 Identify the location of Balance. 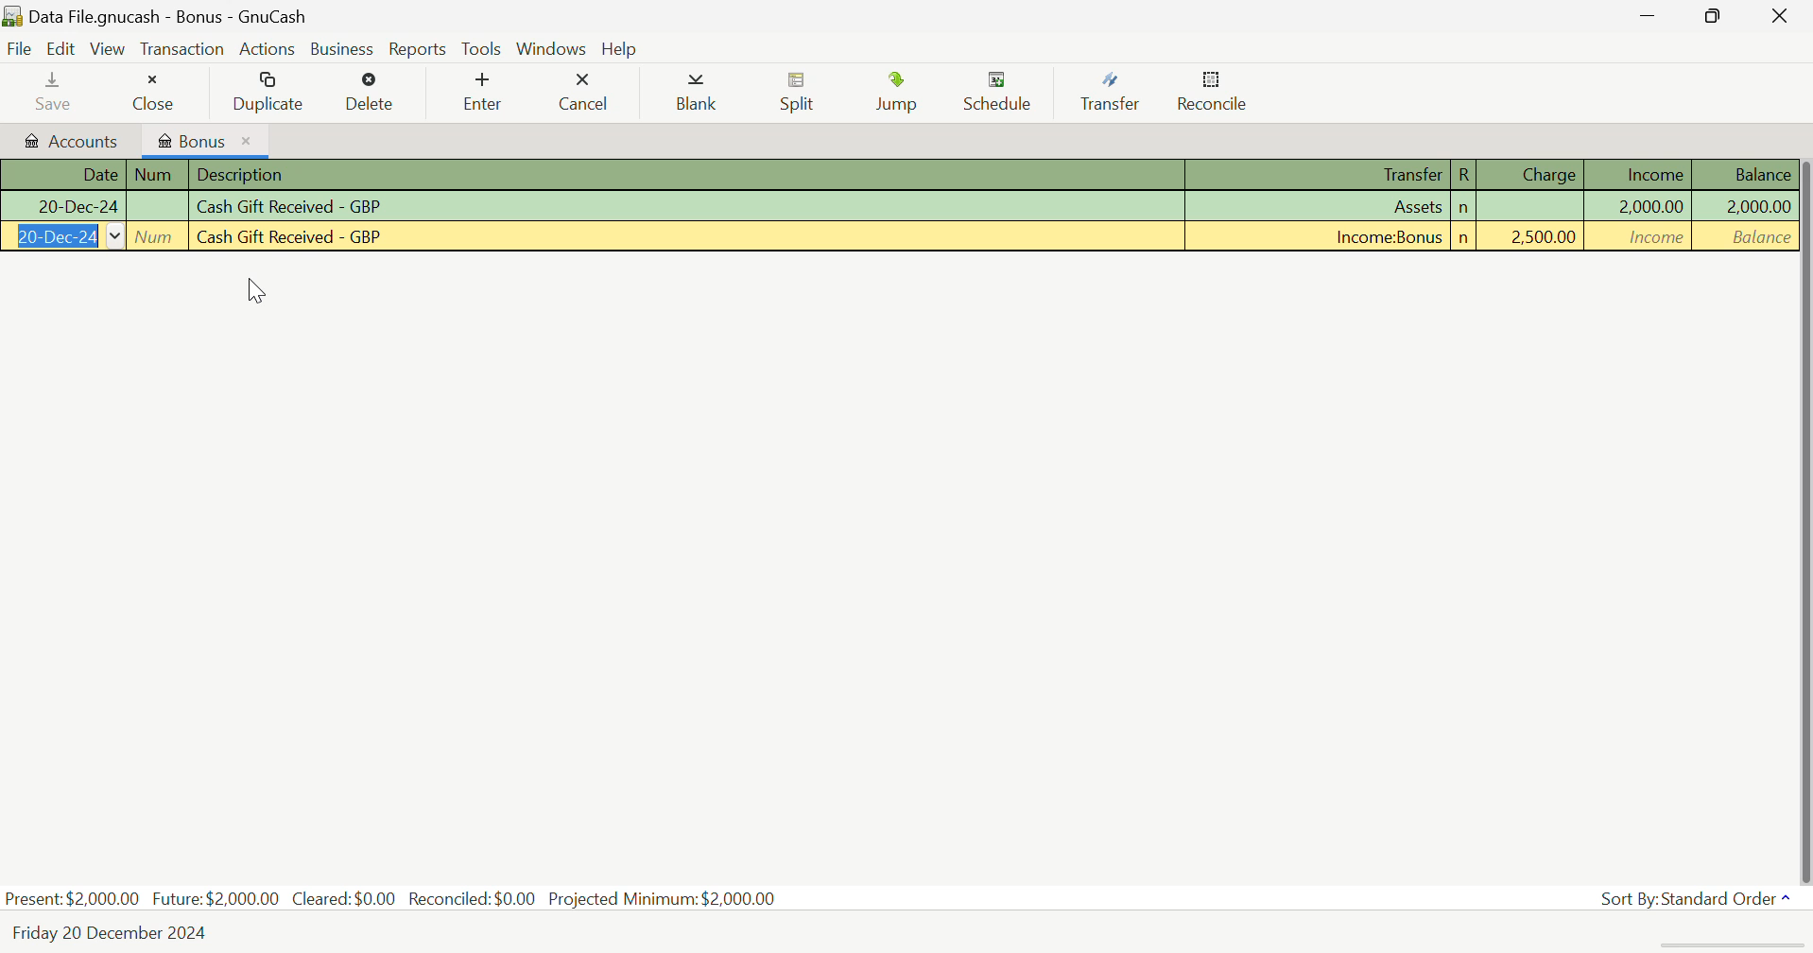
(1745, 205).